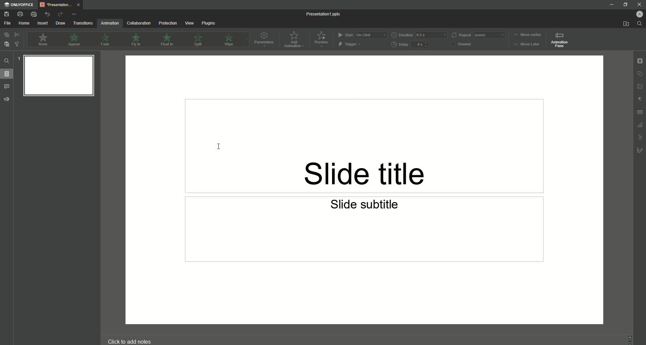  What do you see at coordinates (640, 137) in the screenshot?
I see `Text Settings` at bounding box center [640, 137].